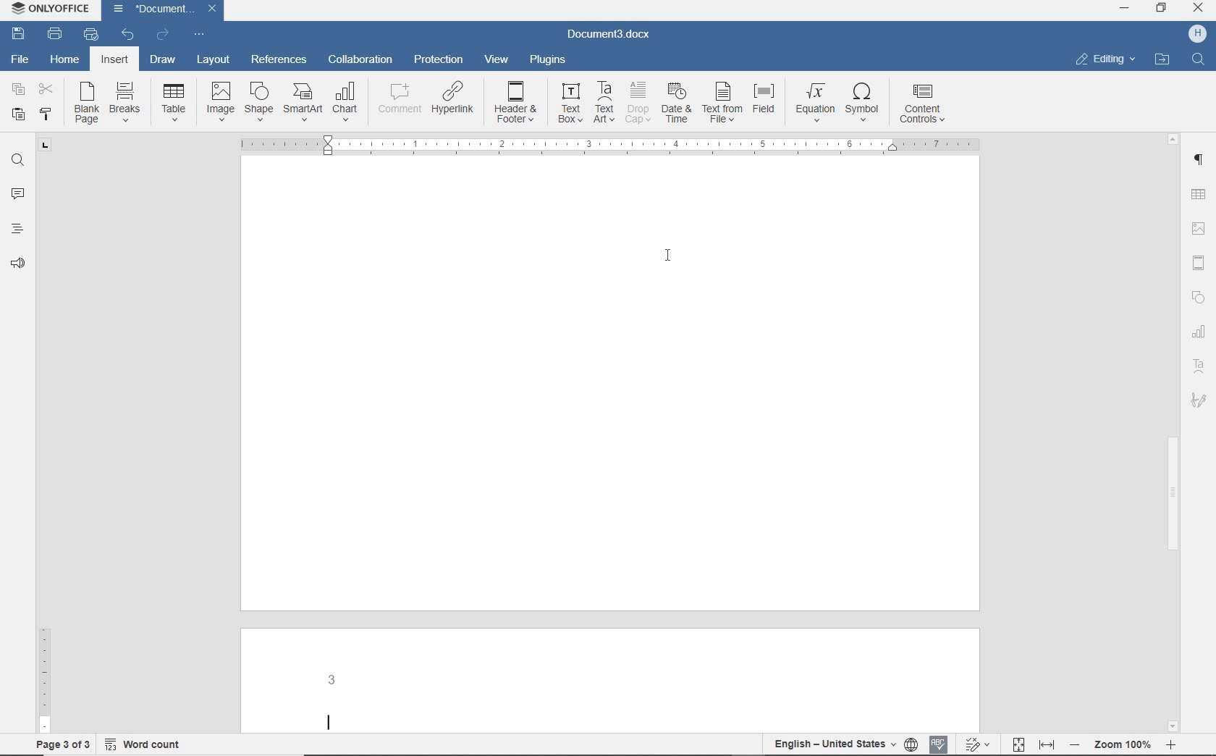  I want to click on DRAW, so click(161, 61).